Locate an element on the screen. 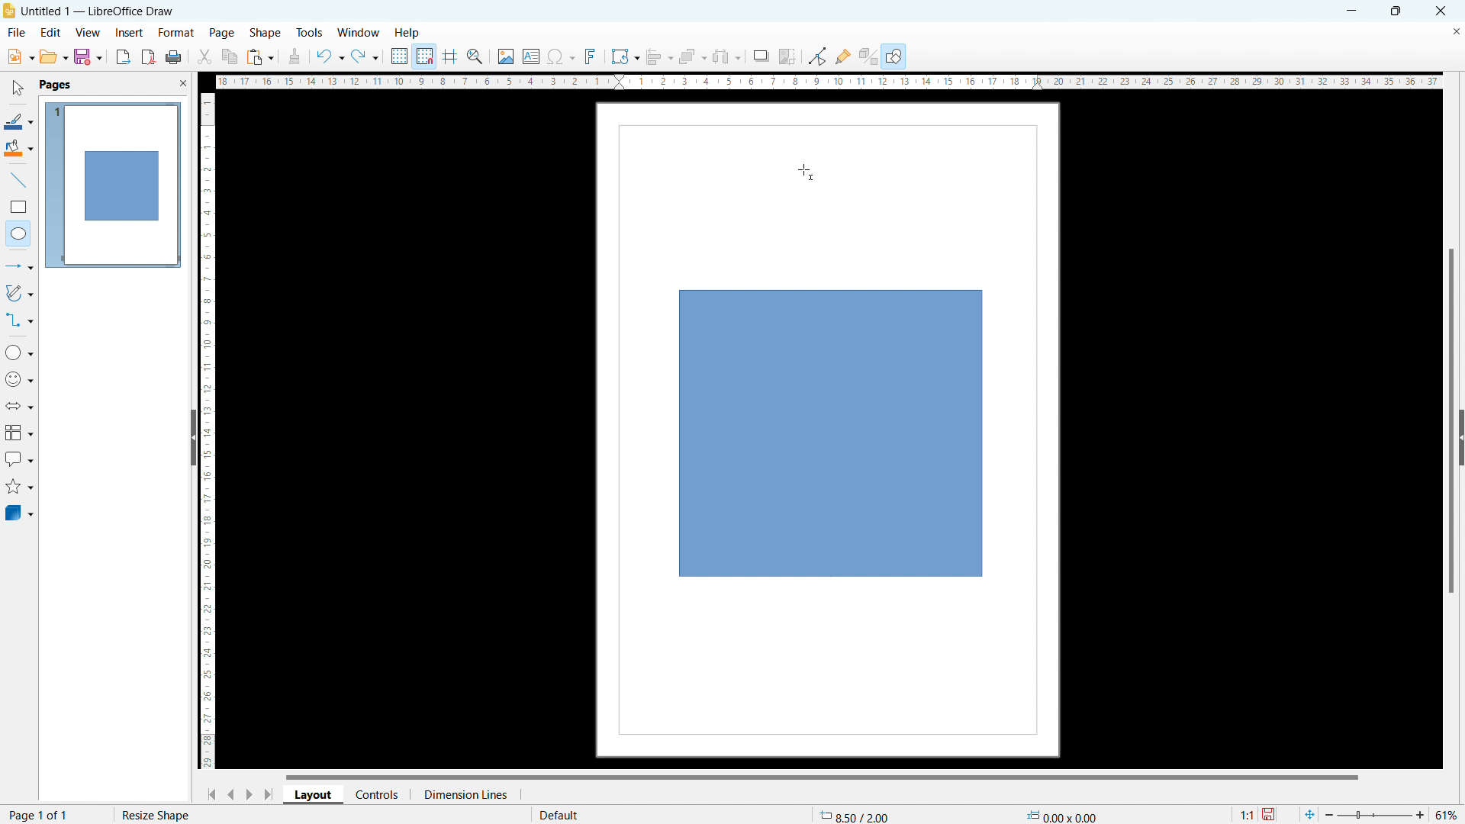  3D objects is located at coordinates (18, 512).